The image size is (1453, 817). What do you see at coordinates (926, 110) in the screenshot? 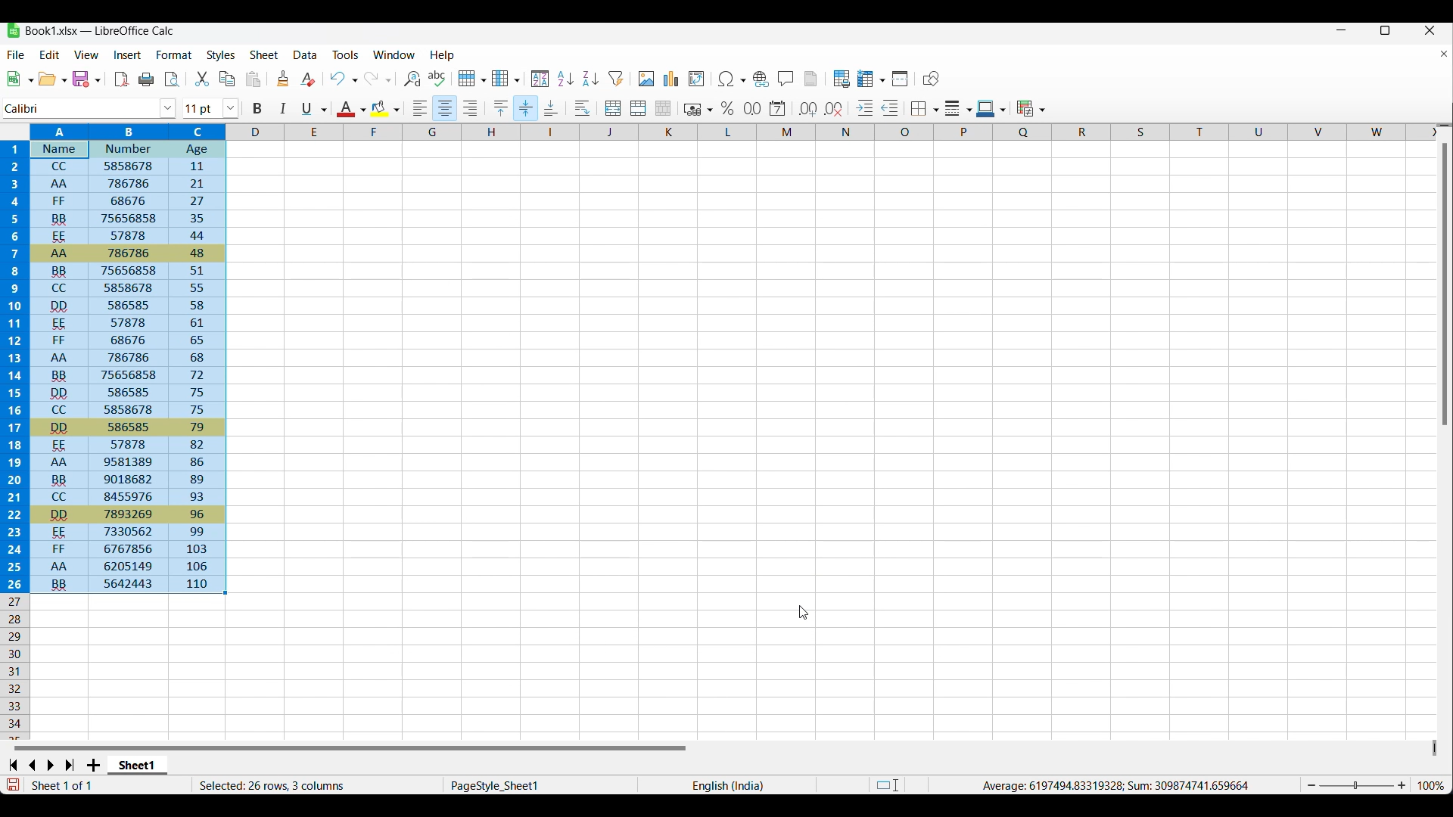
I see `Borders shift to overwrite options` at bounding box center [926, 110].